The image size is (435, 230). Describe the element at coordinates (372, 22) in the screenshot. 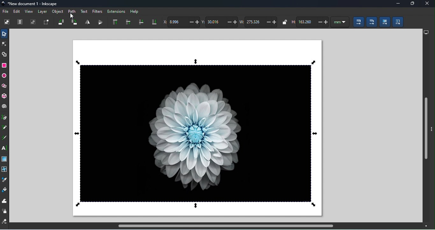

I see `When scaling rectangles, scale the radii of the rounded corners` at that location.